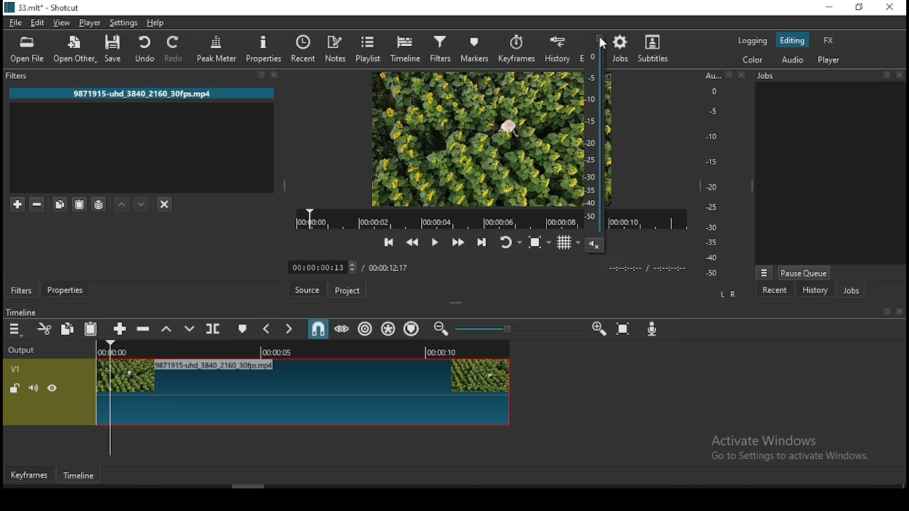 The width and height of the screenshot is (909, 511). Describe the element at coordinates (18, 77) in the screenshot. I see `filters` at that location.